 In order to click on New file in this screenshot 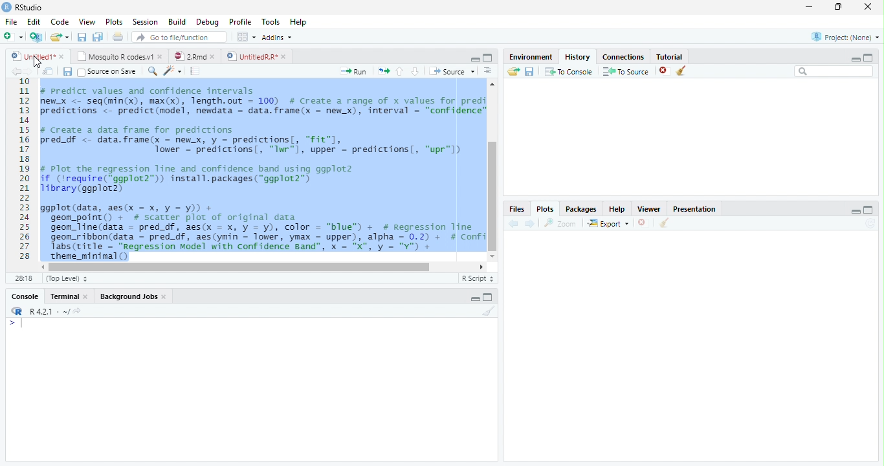, I will do `click(13, 37)`.